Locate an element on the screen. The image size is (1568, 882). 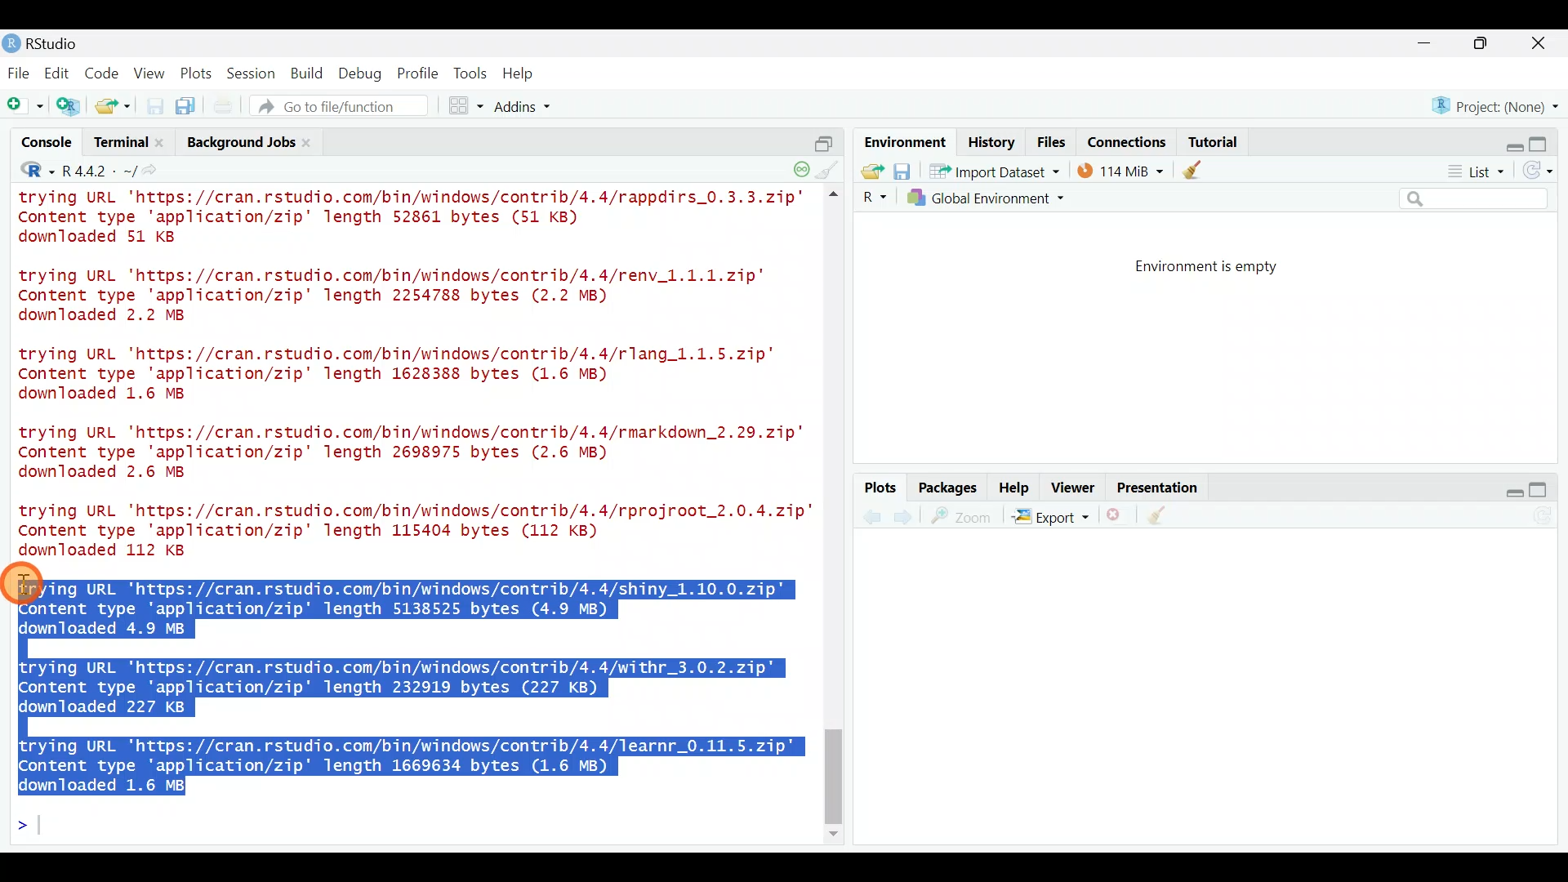
Print the current file is located at coordinates (225, 106).